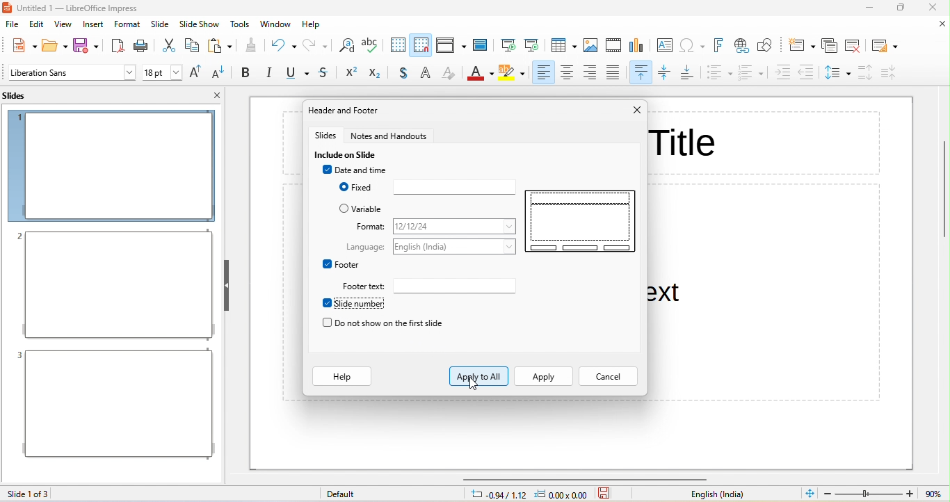 This screenshot has height=502, width=950. What do you see at coordinates (605, 495) in the screenshot?
I see `click to save the document` at bounding box center [605, 495].